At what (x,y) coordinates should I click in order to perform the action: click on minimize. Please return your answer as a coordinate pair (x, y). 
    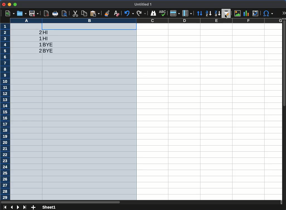
    Looking at the image, I should click on (9, 4).